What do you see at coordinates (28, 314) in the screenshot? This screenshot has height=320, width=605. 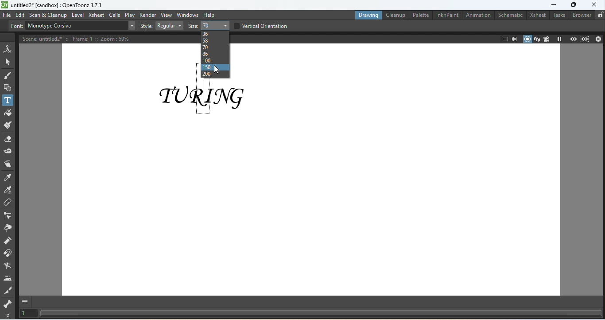 I see `Set the current frame` at bounding box center [28, 314].